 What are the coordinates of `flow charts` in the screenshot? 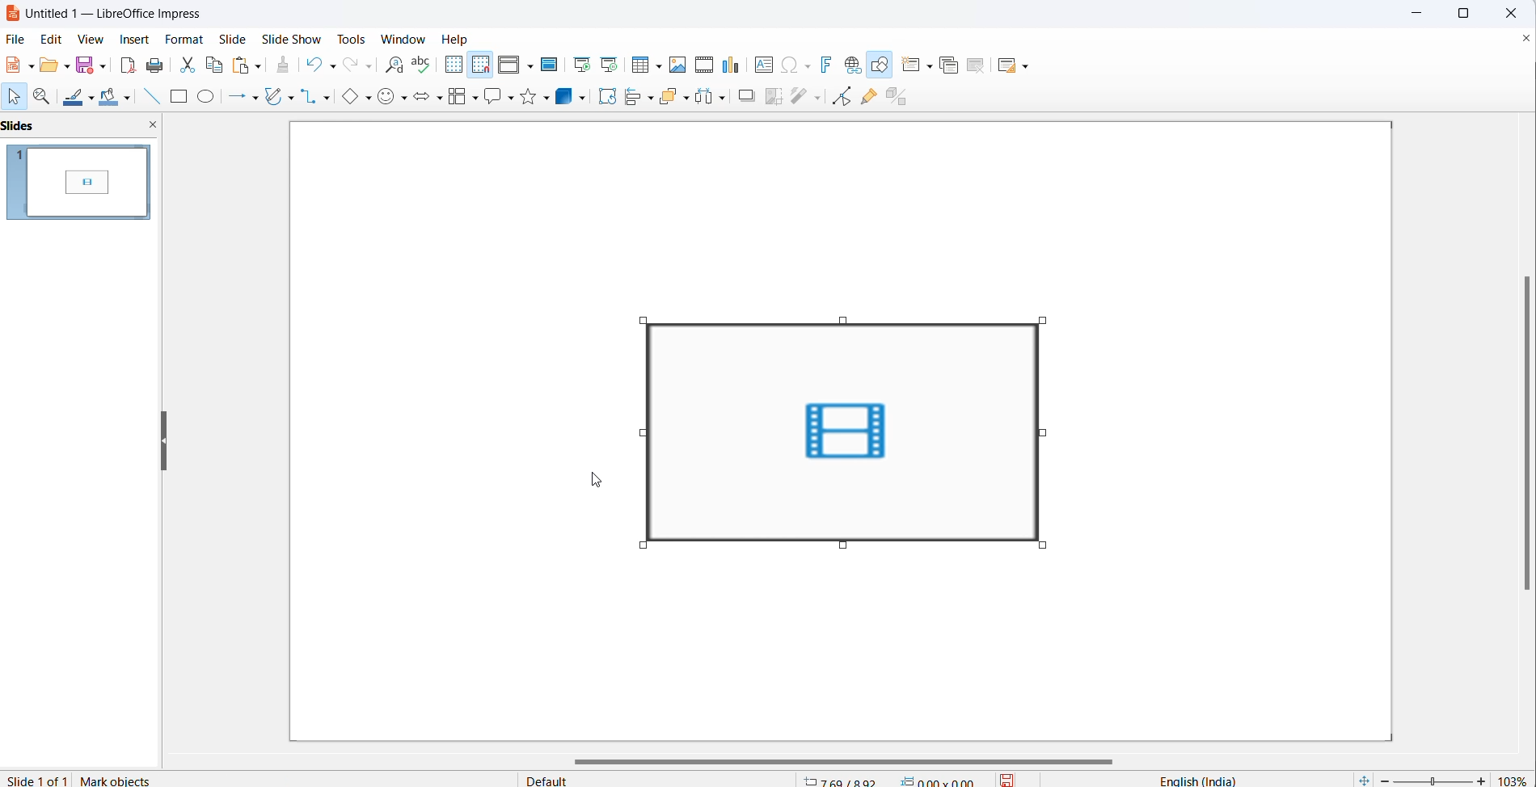 It's located at (459, 97).